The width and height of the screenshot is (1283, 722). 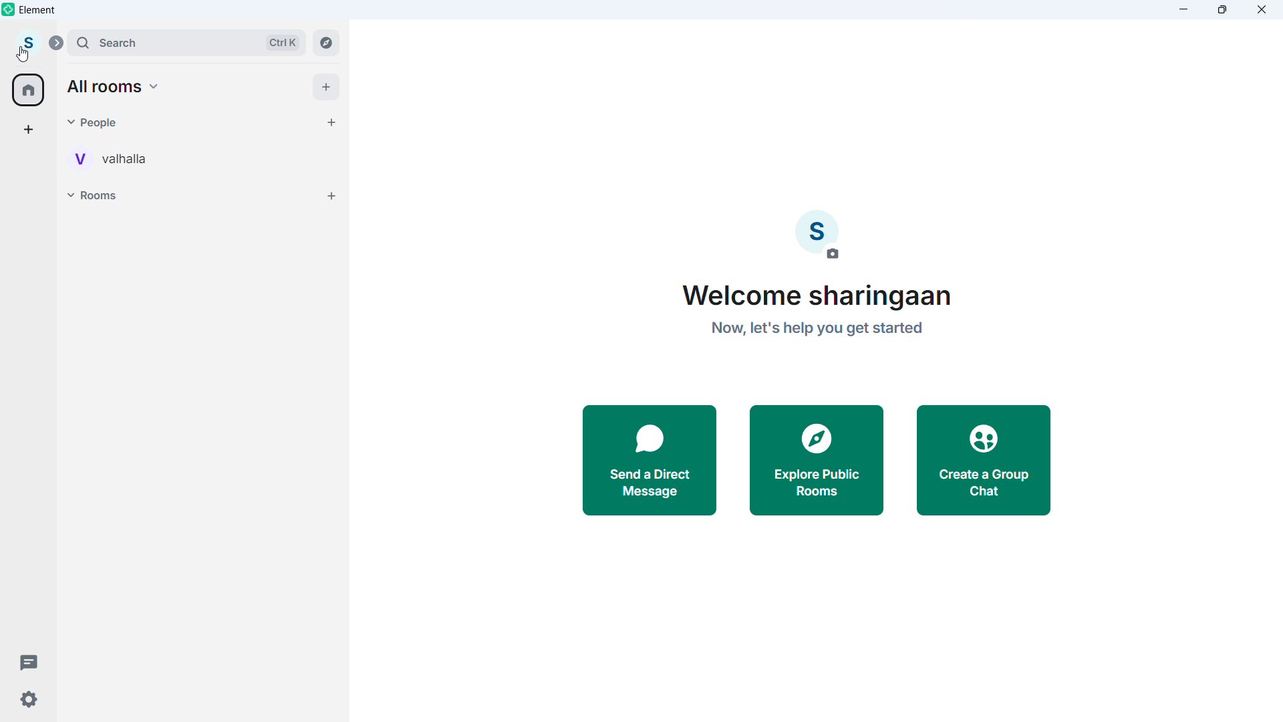 I want to click on Settings , so click(x=28, y=700).